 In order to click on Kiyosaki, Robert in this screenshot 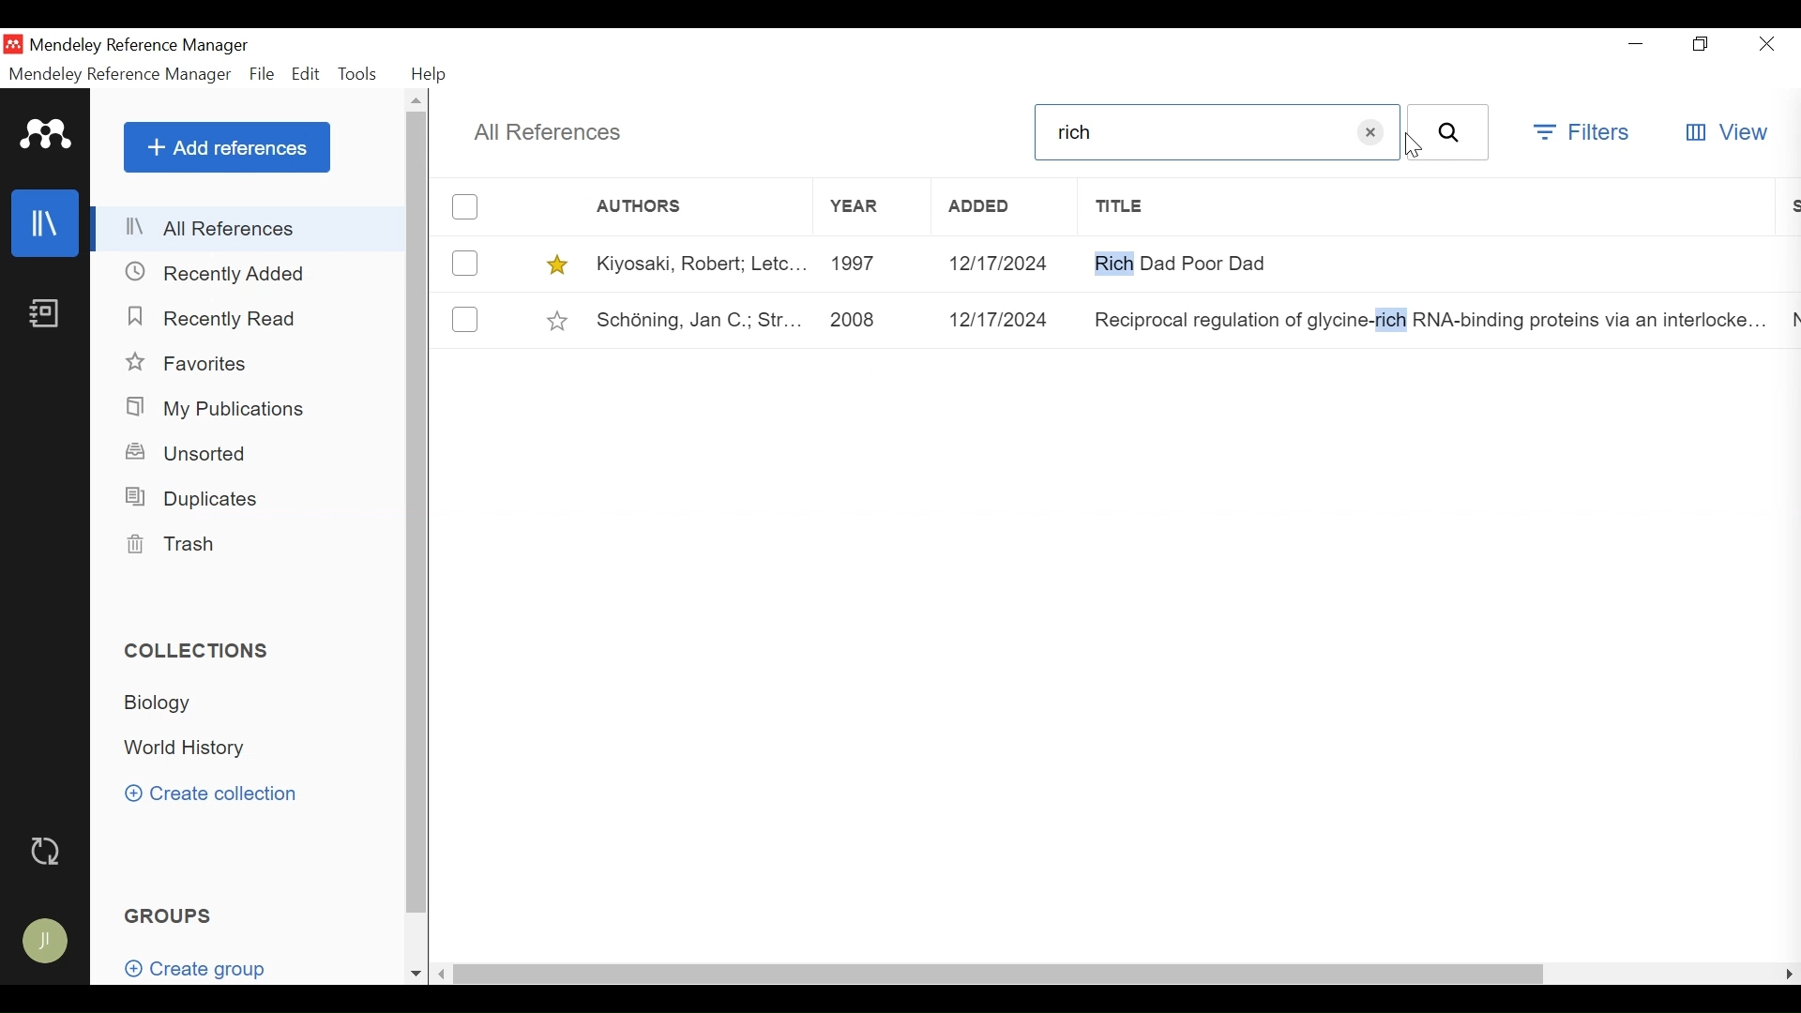, I will do `click(697, 263)`.